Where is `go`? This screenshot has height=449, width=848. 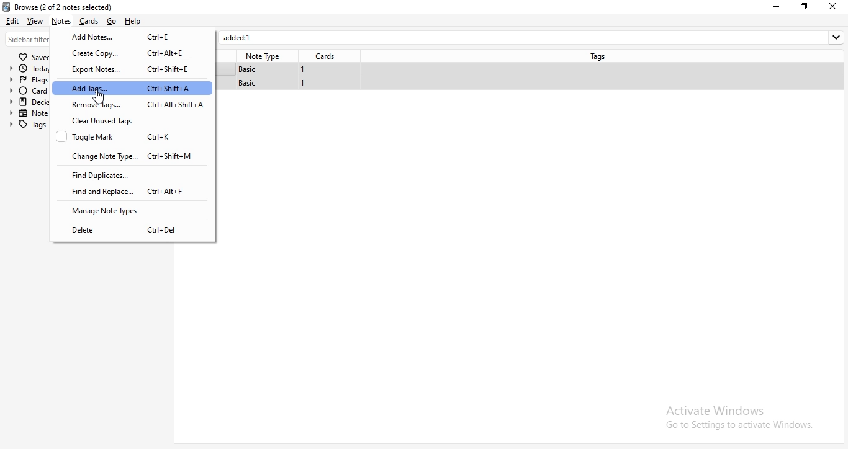 go is located at coordinates (111, 22).